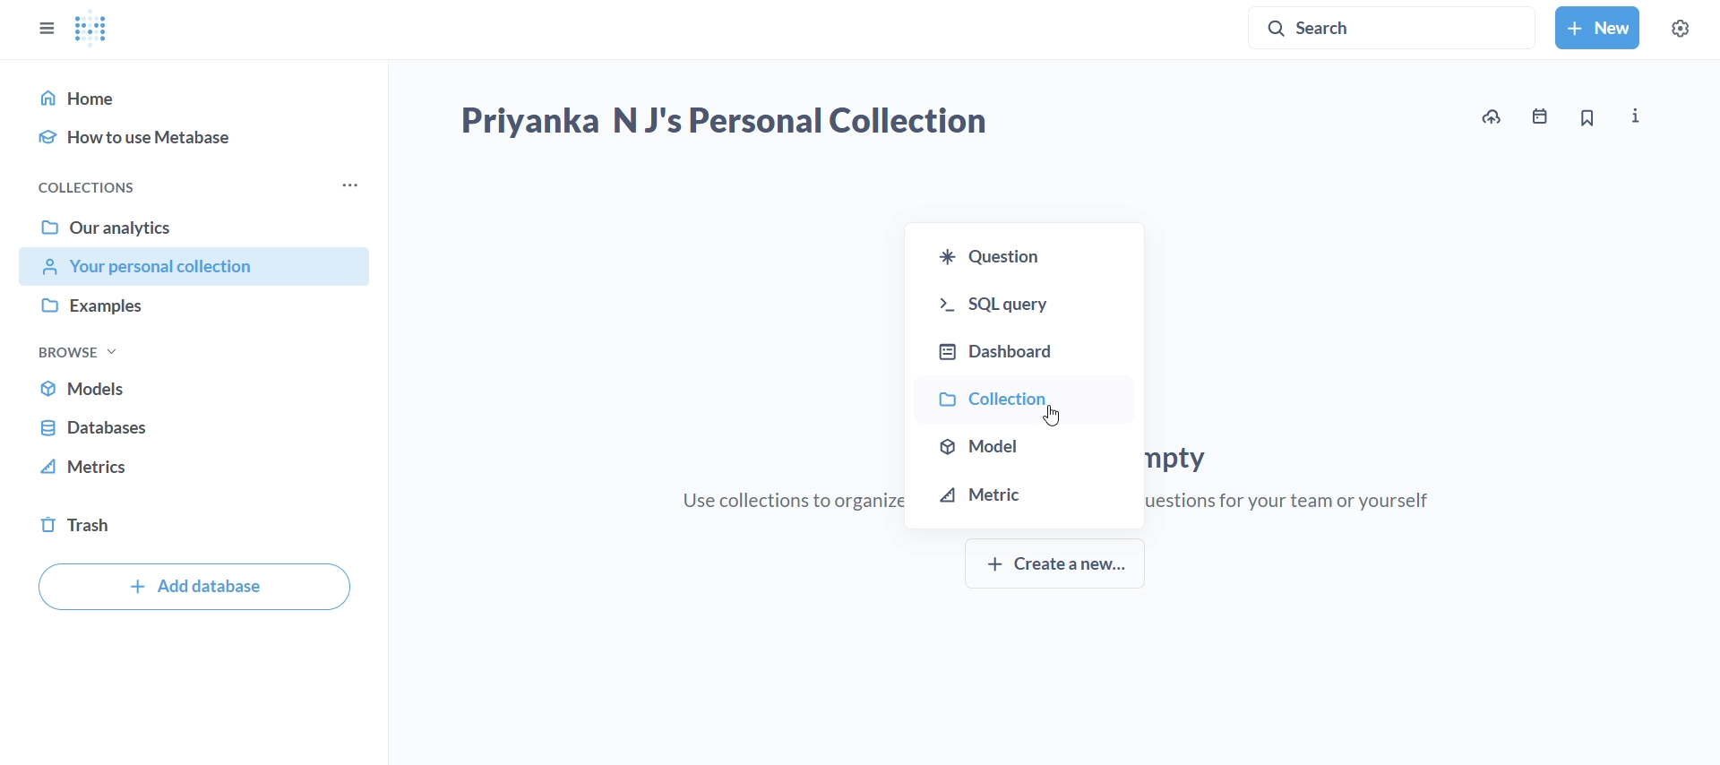 The height and width of the screenshot is (765, 1720). Describe the element at coordinates (193, 387) in the screenshot. I see `models` at that location.